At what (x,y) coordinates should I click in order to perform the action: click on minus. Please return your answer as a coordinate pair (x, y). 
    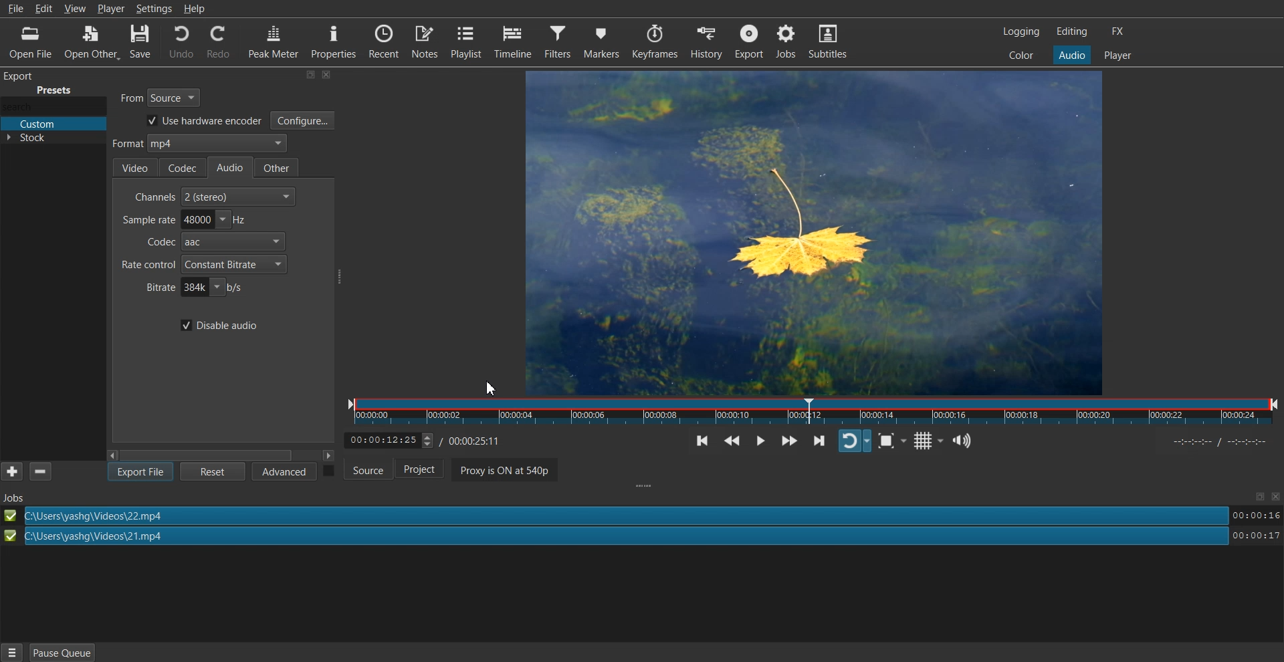
    Looking at the image, I should click on (39, 471).